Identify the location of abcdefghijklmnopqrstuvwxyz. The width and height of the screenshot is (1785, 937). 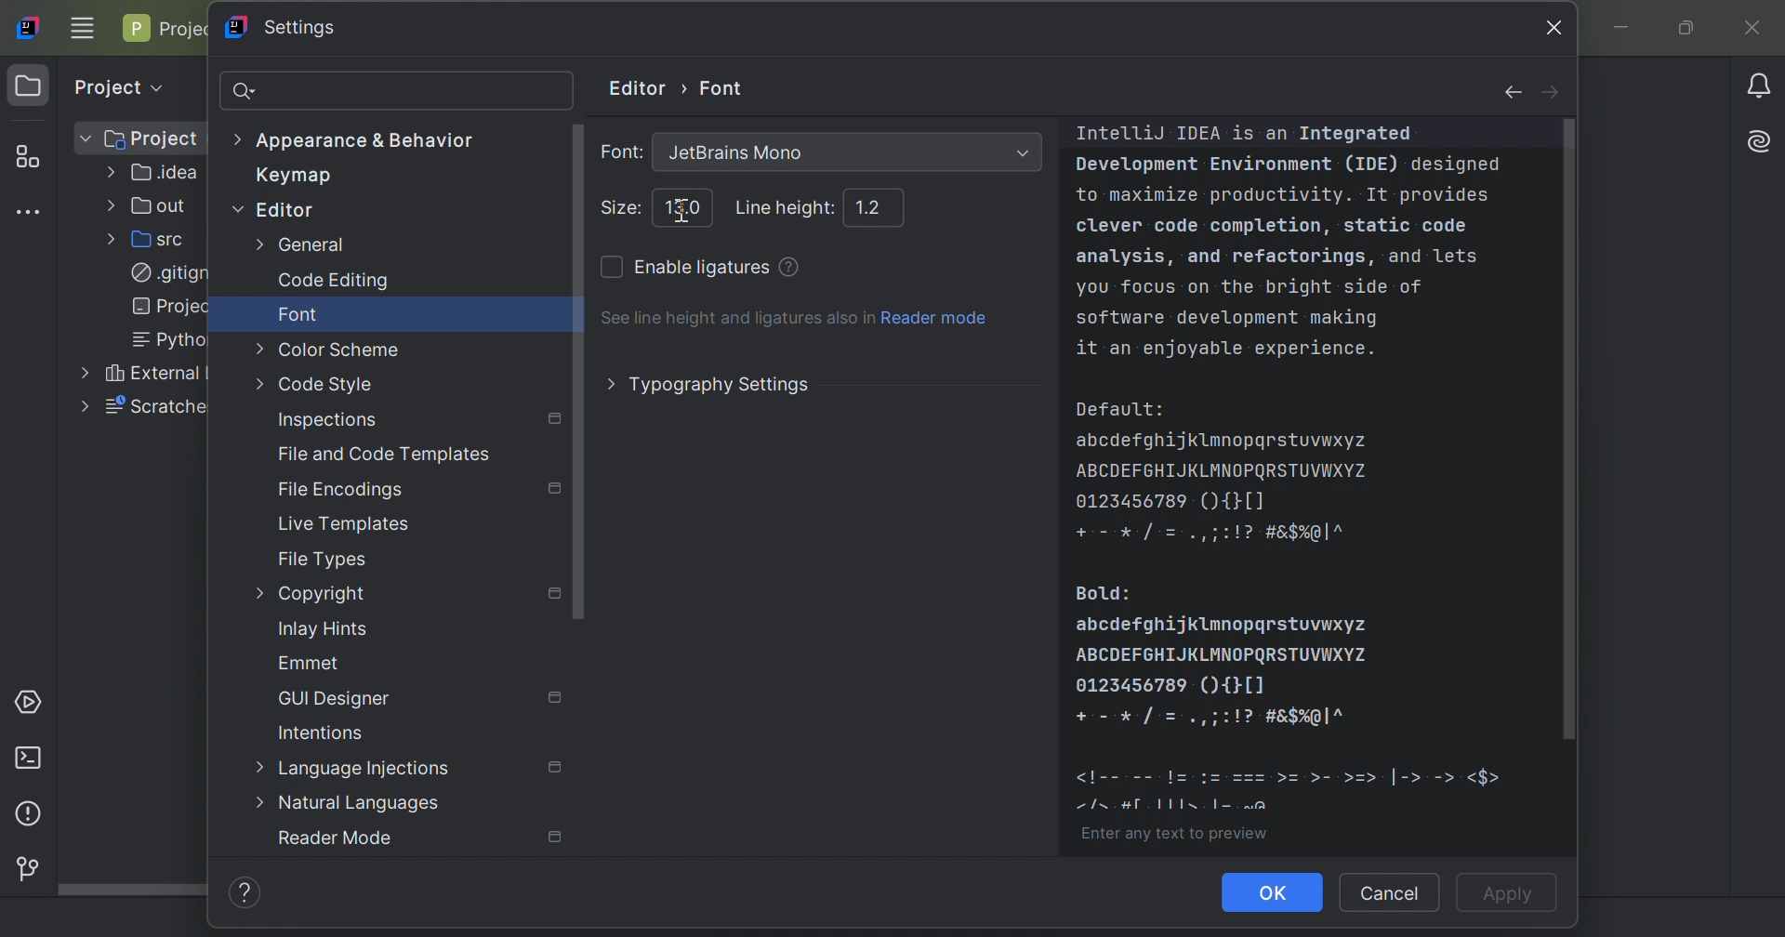
(1226, 626).